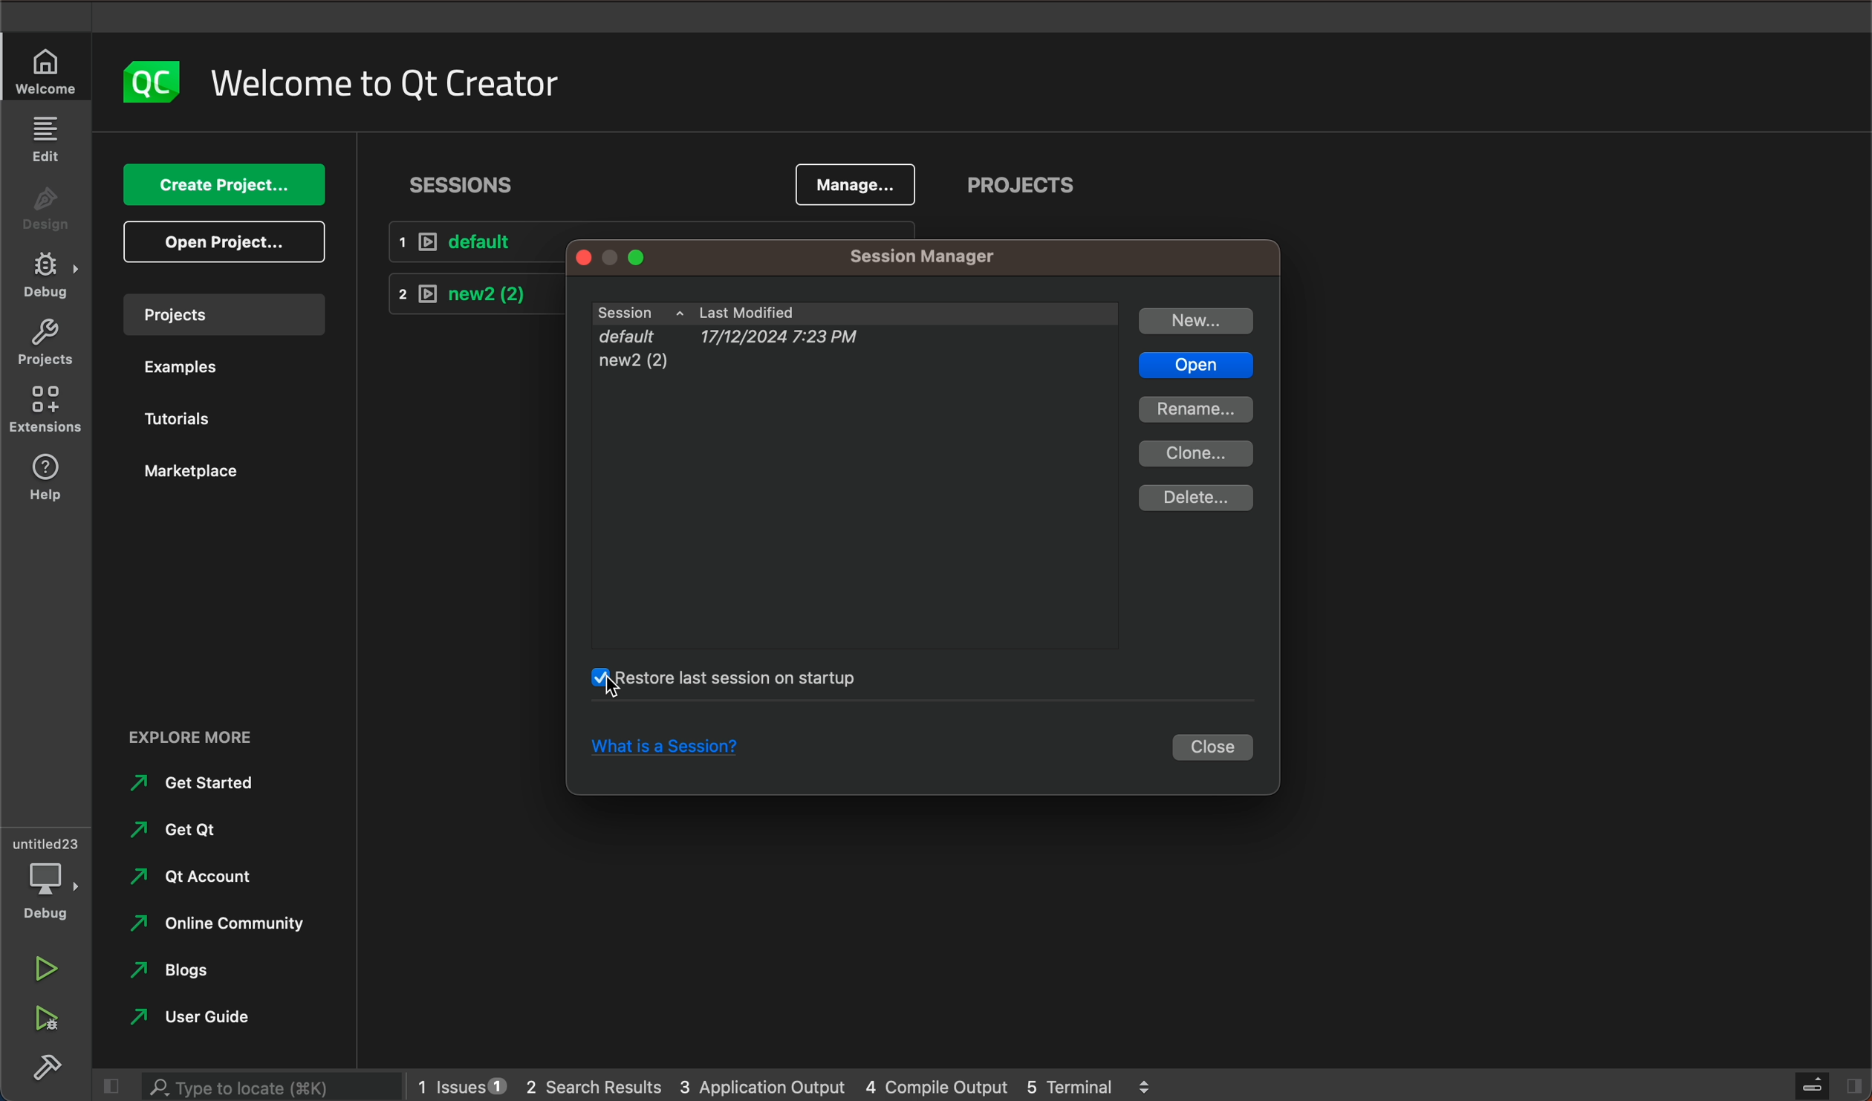 This screenshot has height=1101, width=1872. Describe the element at coordinates (216, 923) in the screenshot. I see `online community` at that location.